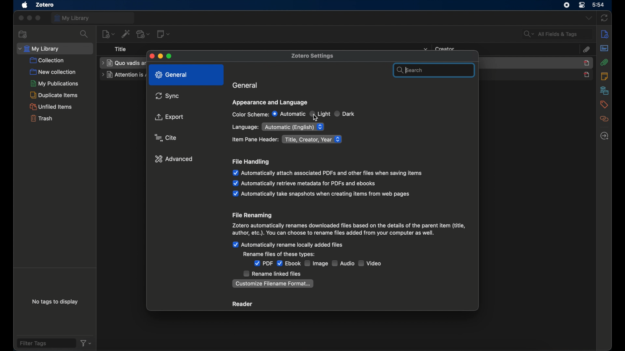  I want to click on automatically retrieve metadata for pdfs and ebooks, so click(305, 183).